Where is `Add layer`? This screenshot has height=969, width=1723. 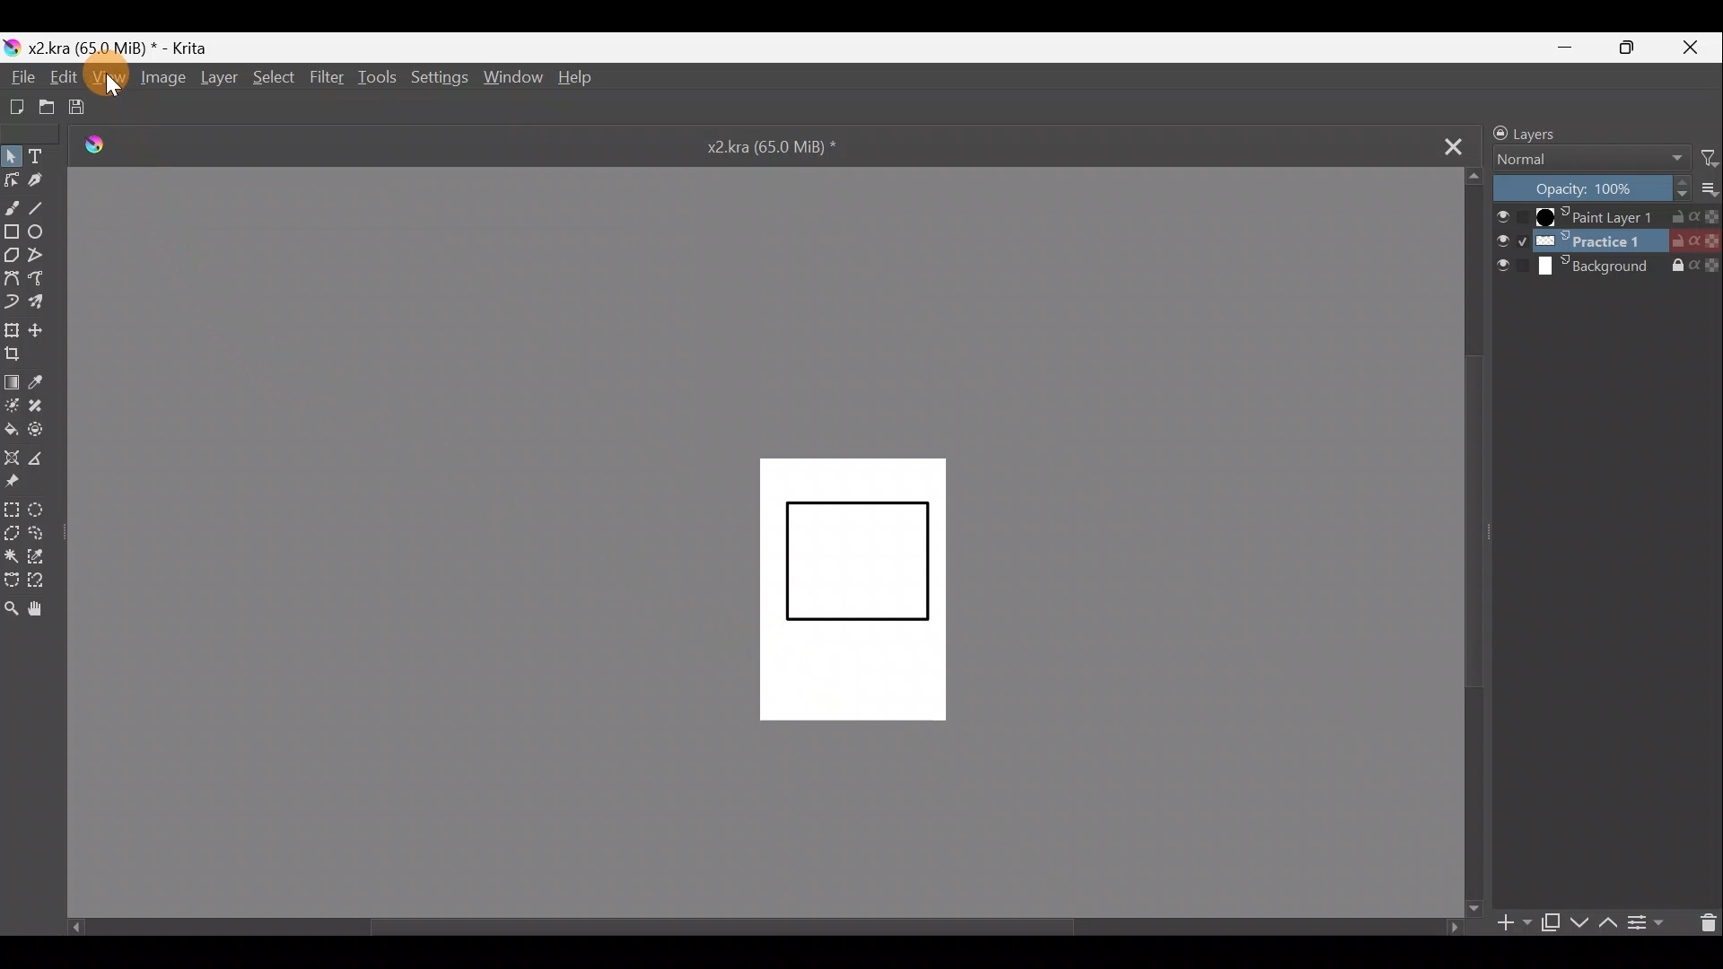 Add layer is located at coordinates (1517, 925).